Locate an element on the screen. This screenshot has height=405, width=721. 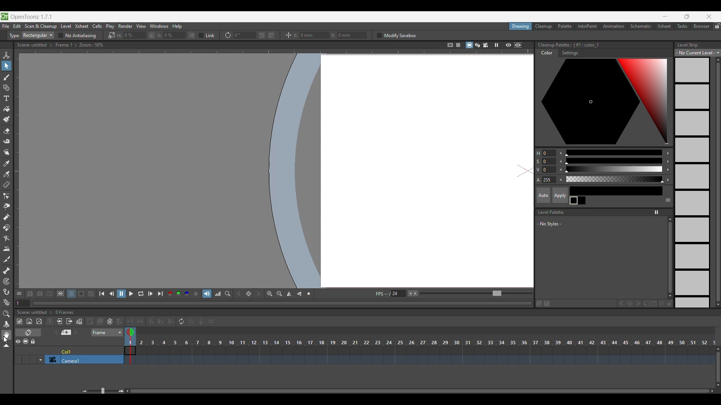
Set key is located at coordinates (249, 294).